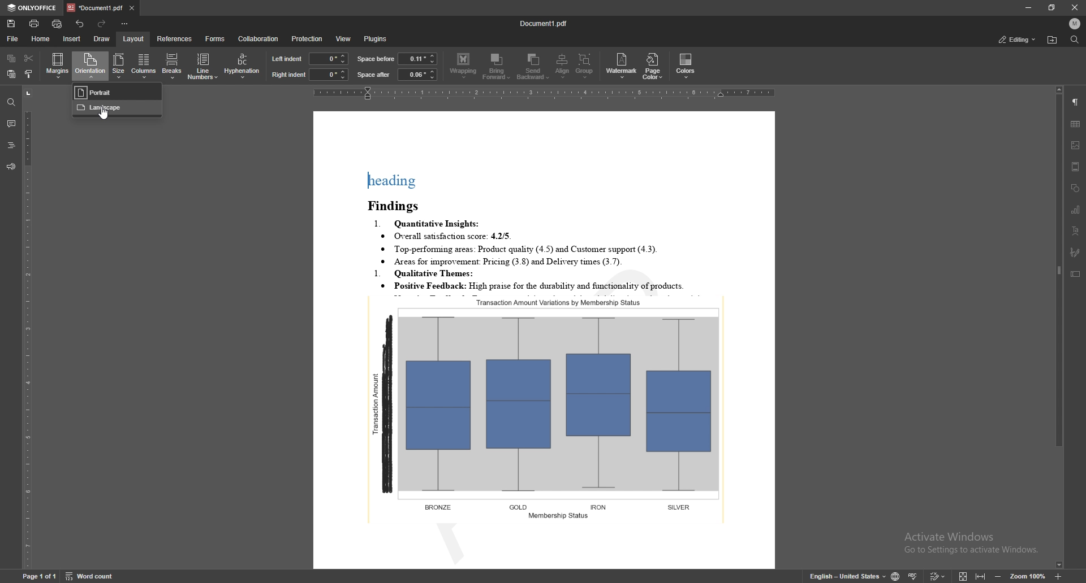  What do you see at coordinates (981, 575) in the screenshot?
I see `fit width` at bounding box center [981, 575].